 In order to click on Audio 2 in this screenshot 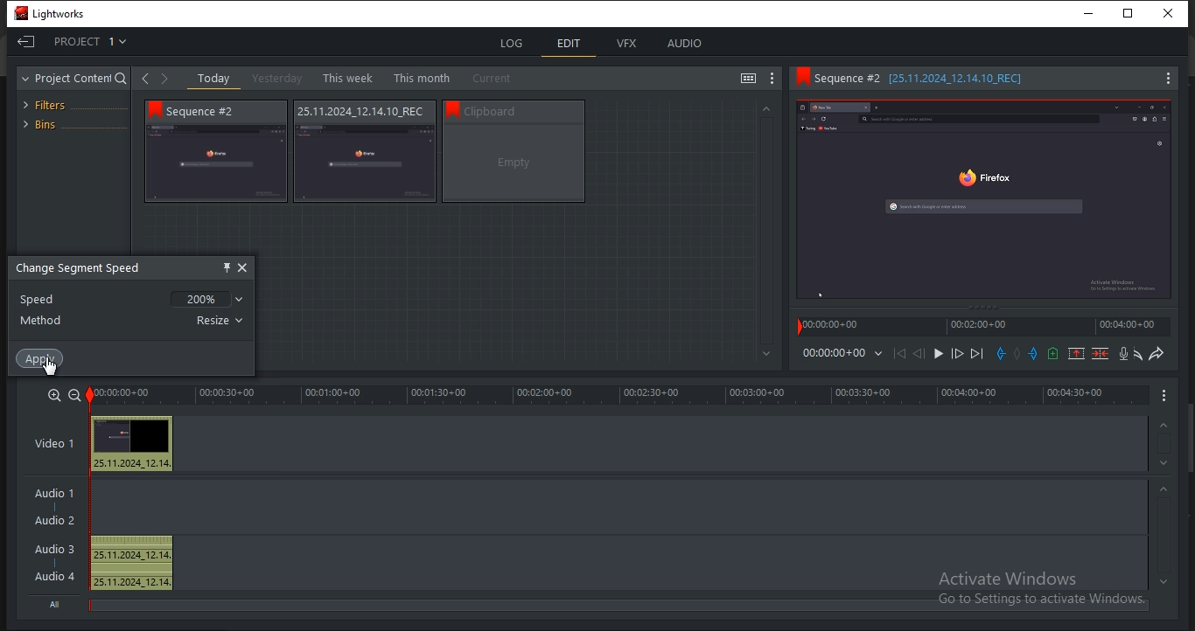, I will do `click(54, 522)`.